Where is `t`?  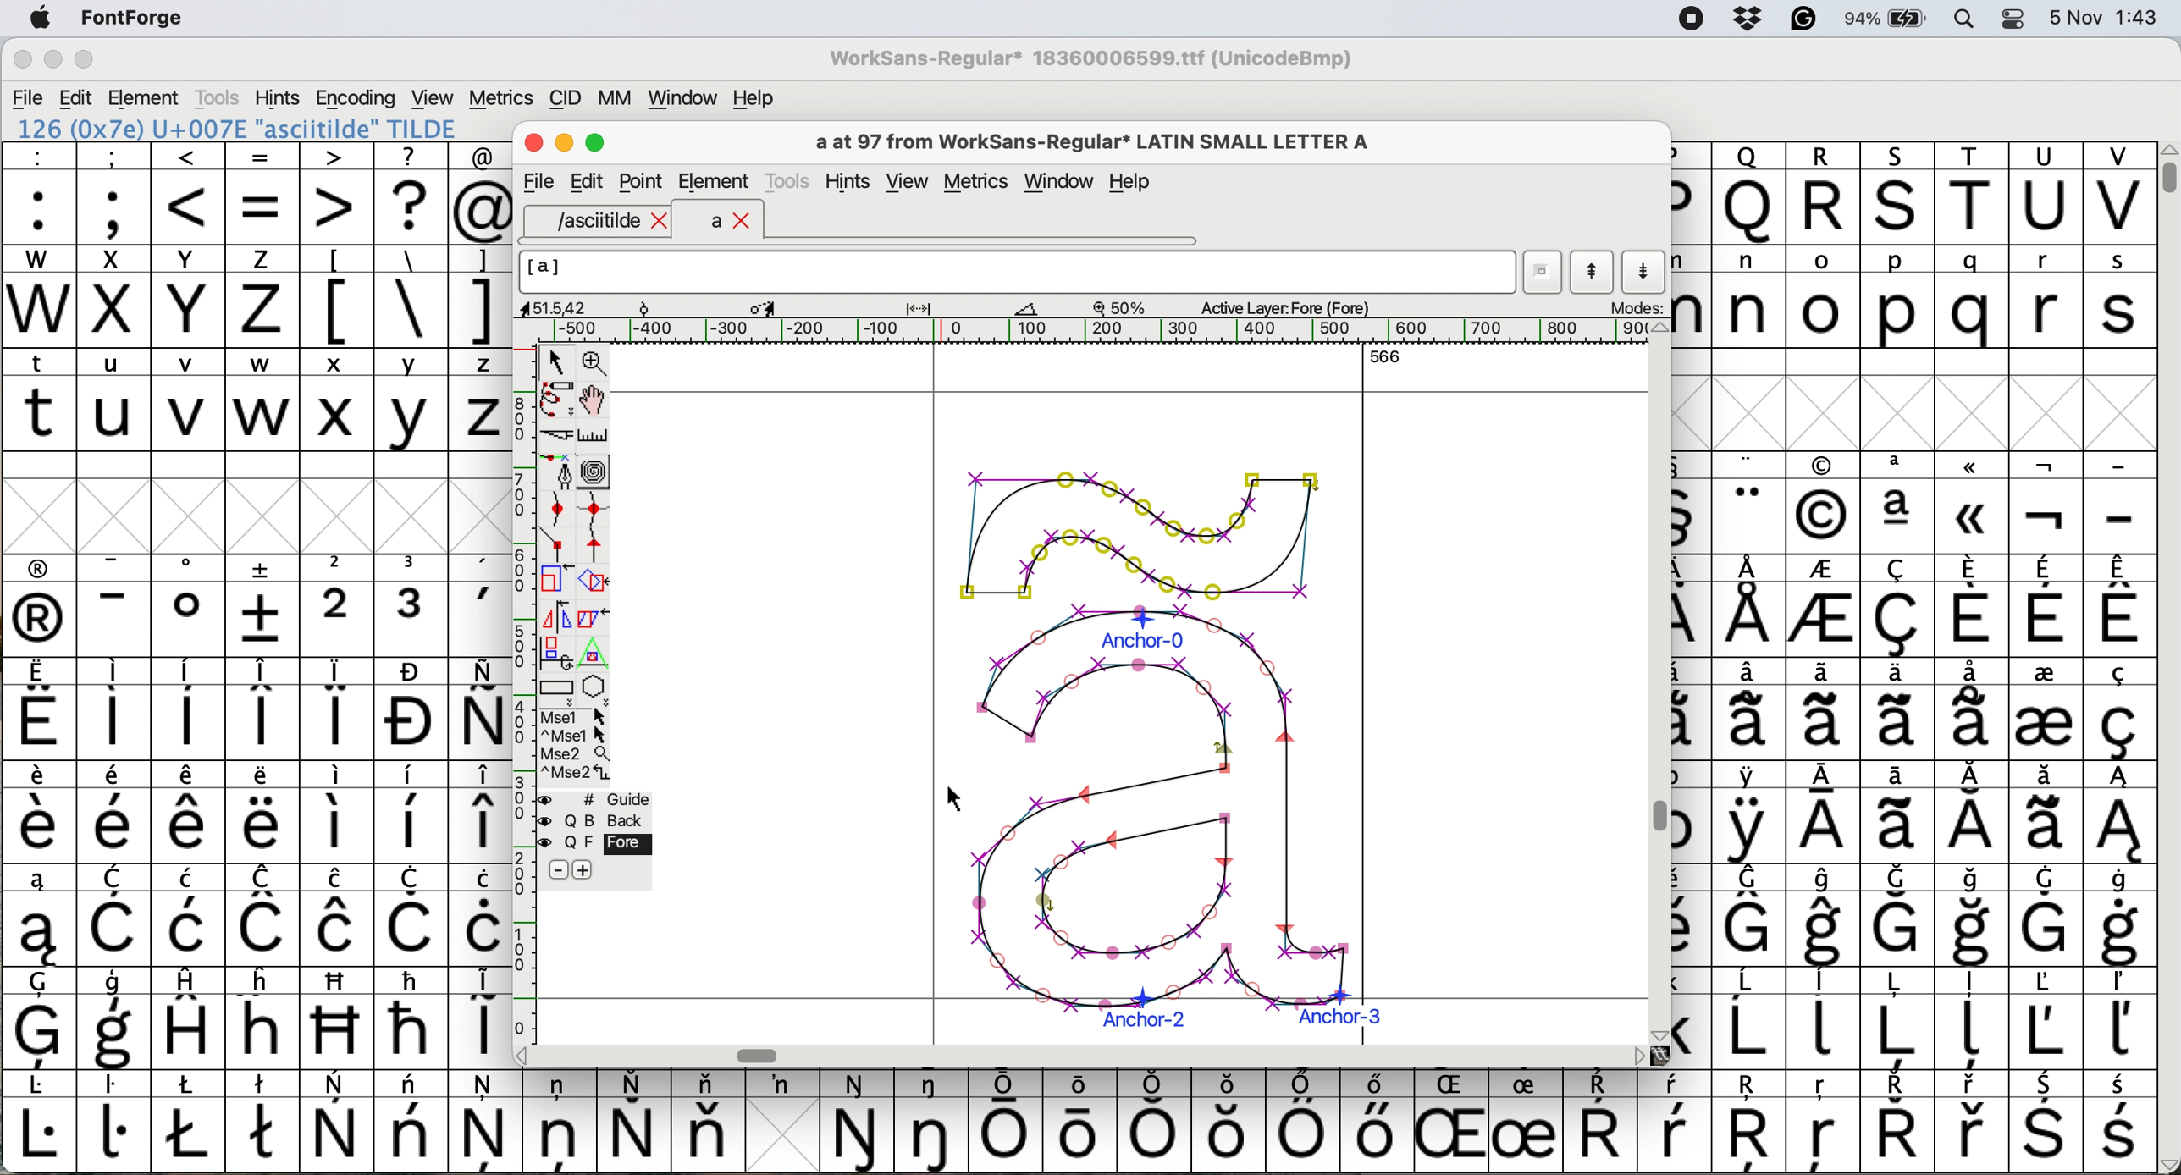 t is located at coordinates (39, 398).